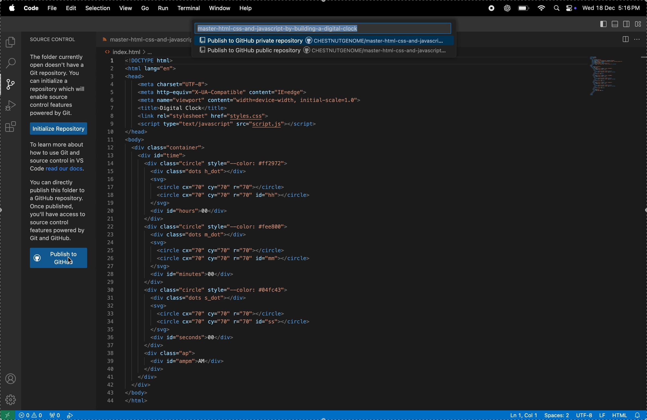 Image resolution: width=647 pixels, height=420 pixels. I want to click on <head>, so click(136, 77).